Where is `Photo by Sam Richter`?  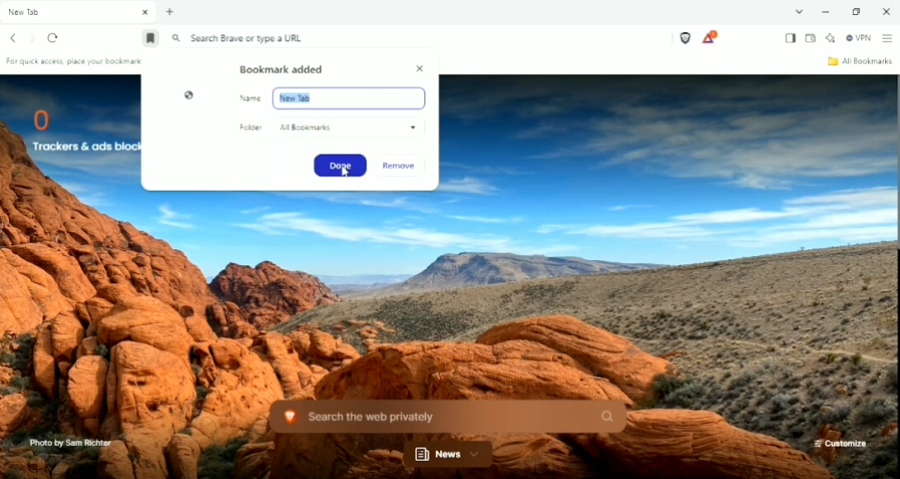 Photo by Sam Richter is located at coordinates (68, 443).